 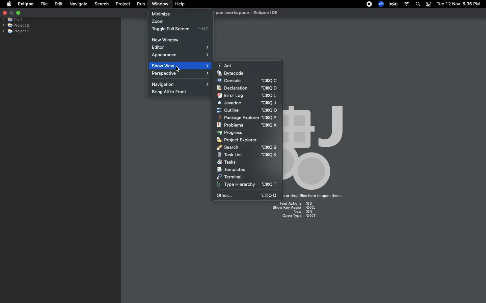 I want to click on Toggle full screen, so click(x=180, y=29).